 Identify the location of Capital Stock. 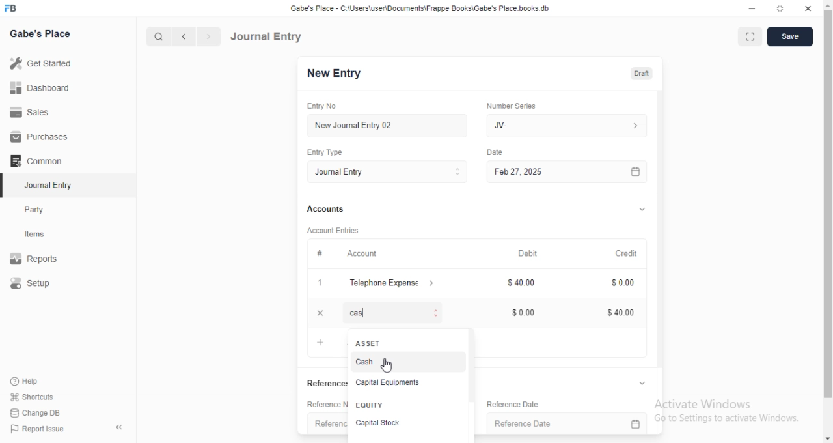
(377, 423).